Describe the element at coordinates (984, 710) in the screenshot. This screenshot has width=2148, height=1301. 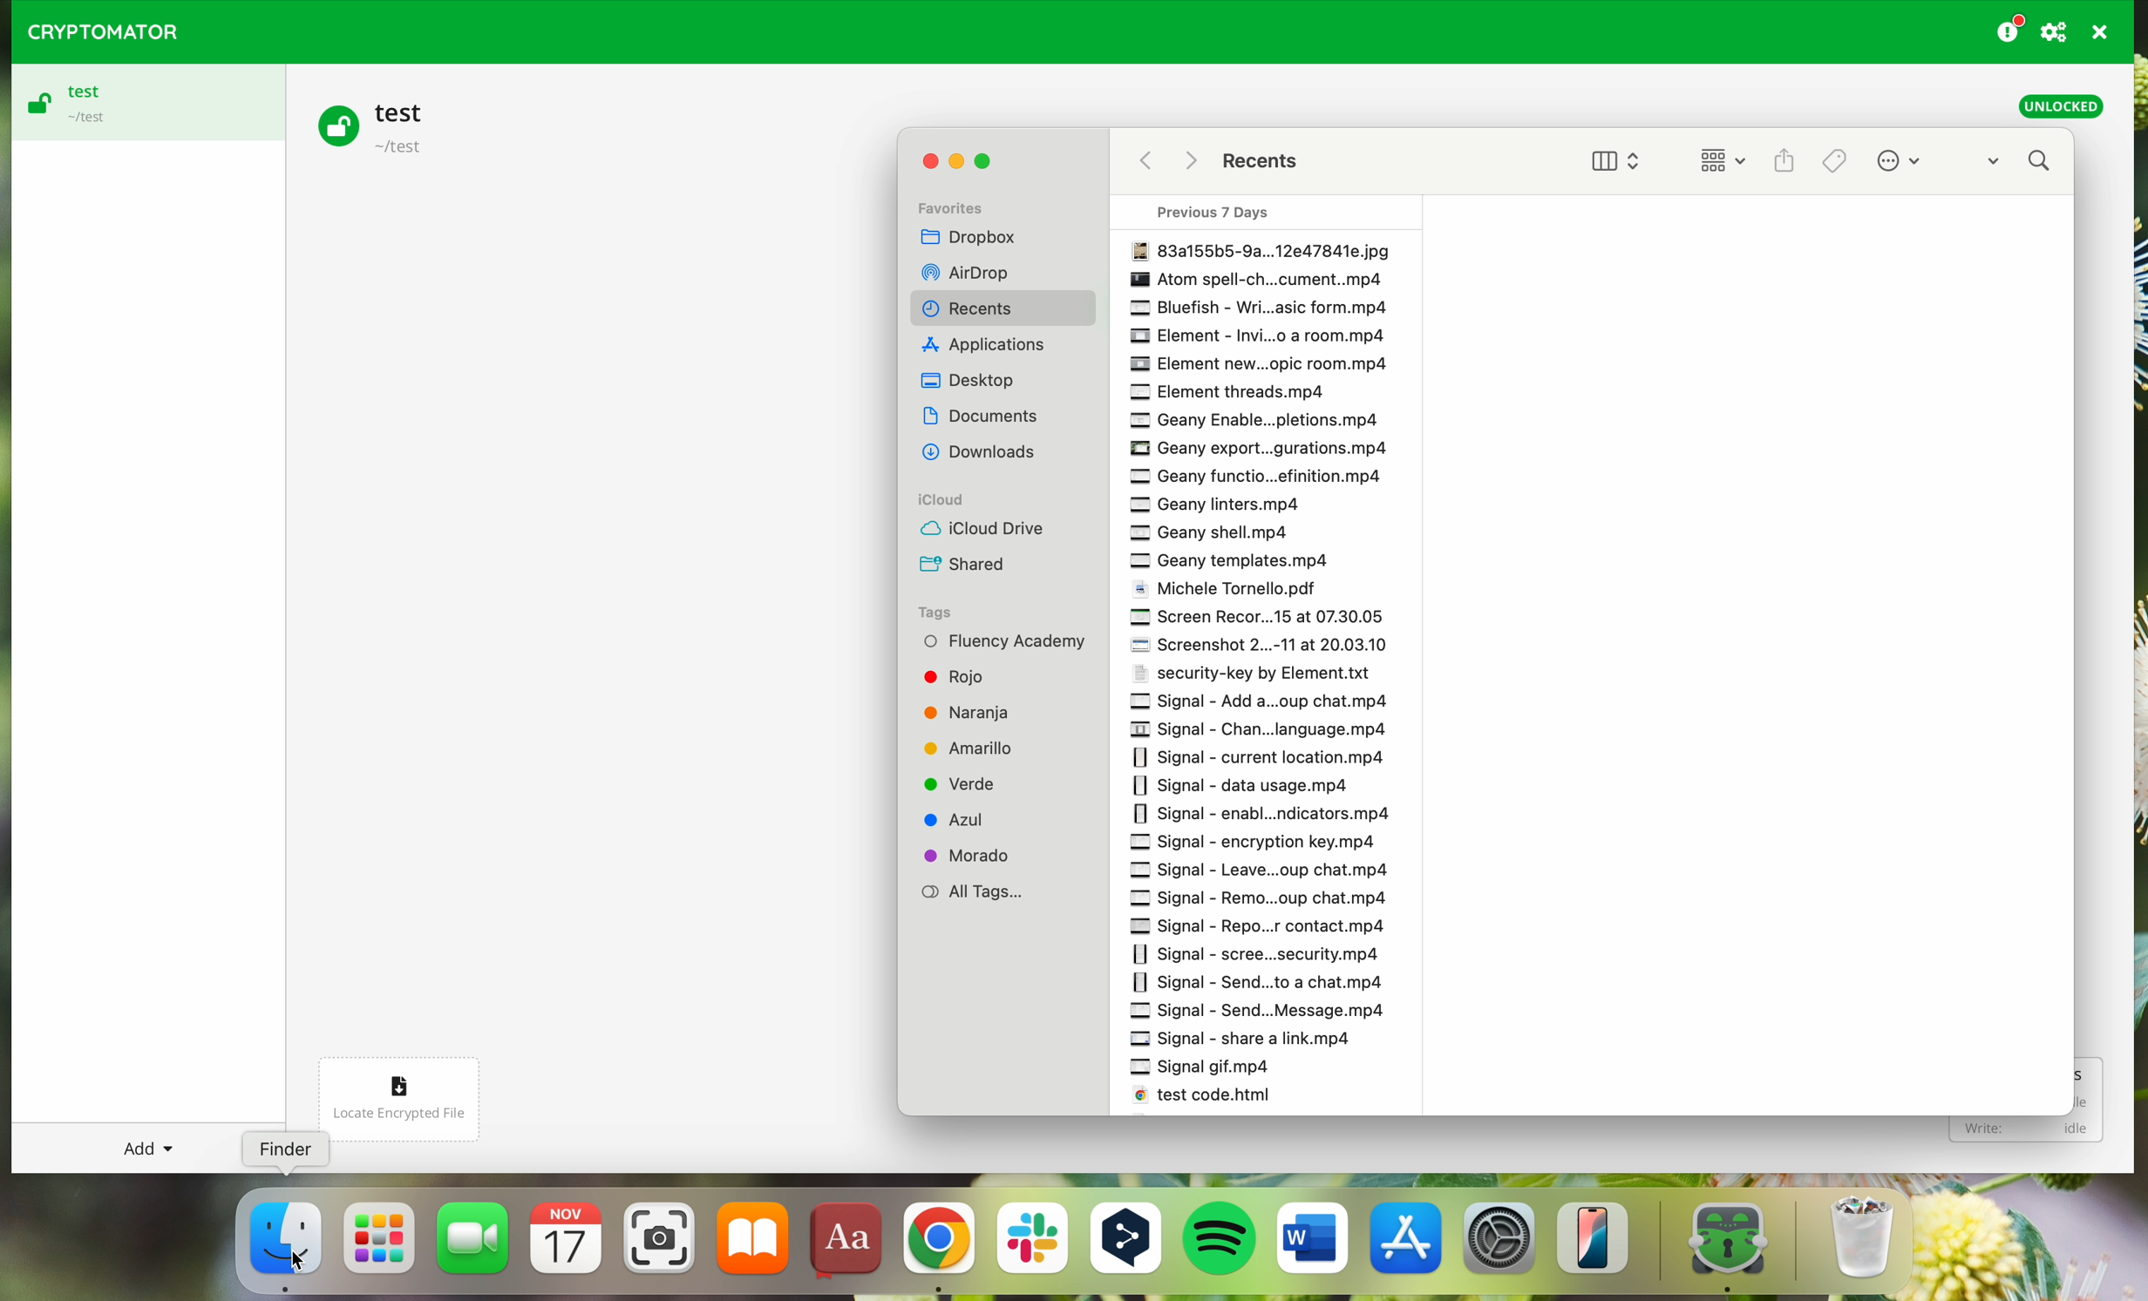
I see `Naranja` at that location.